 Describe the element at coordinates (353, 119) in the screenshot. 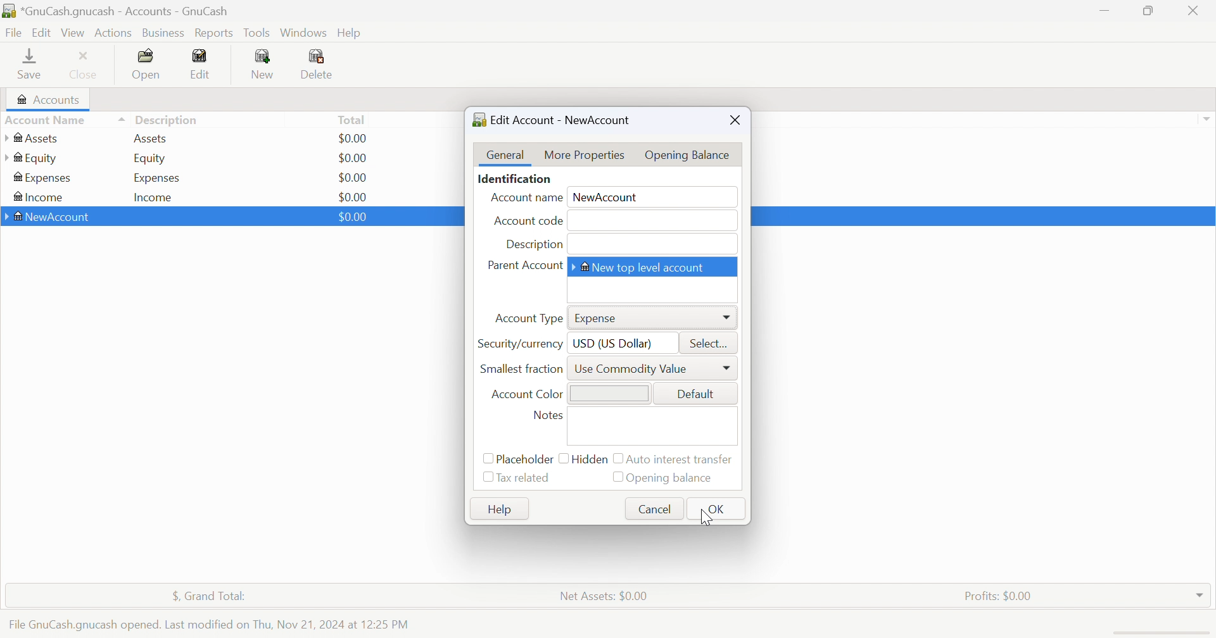

I see `Total` at that location.